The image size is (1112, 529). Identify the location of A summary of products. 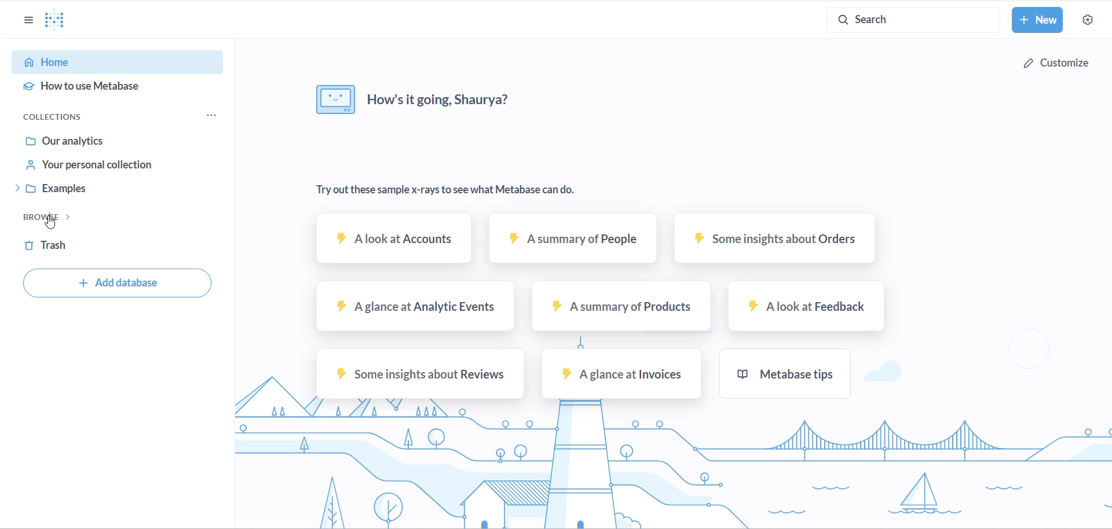
(617, 312).